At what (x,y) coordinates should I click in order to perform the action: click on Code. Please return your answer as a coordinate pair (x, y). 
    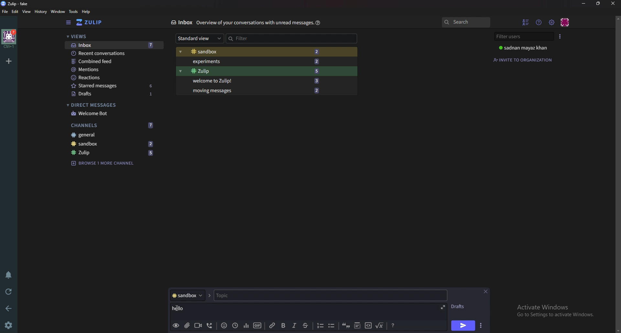
    Looking at the image, I should click on (368, 326).